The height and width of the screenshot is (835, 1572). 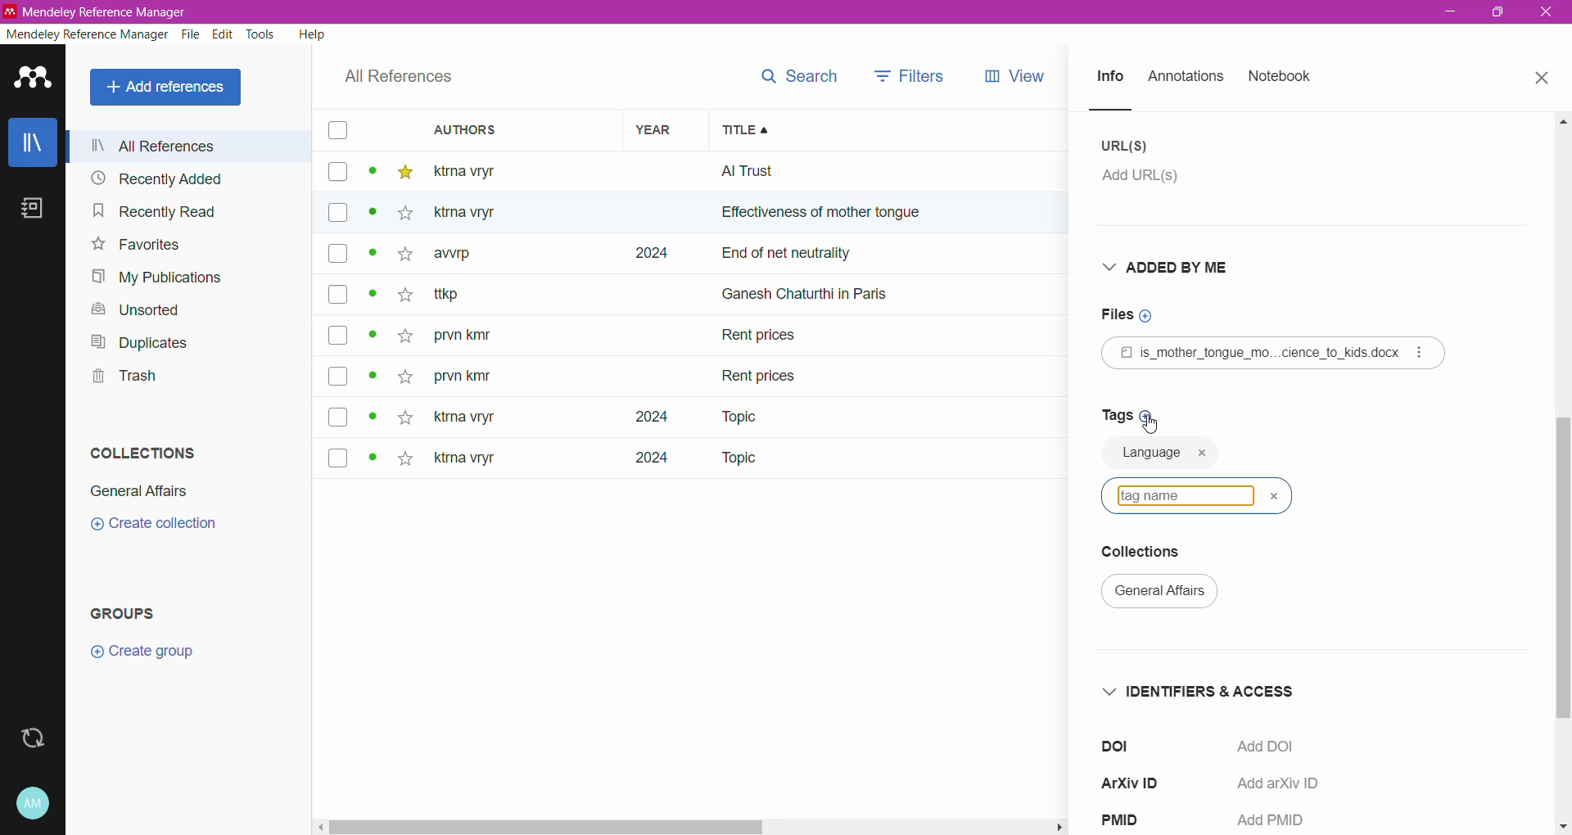 I want to click on dot , so click(x=371, y=339).